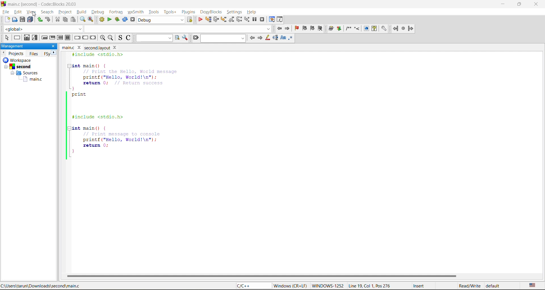  Describe the element at coordinates (305, 28) in the screenshot. I see `previous bookmark` at that location.